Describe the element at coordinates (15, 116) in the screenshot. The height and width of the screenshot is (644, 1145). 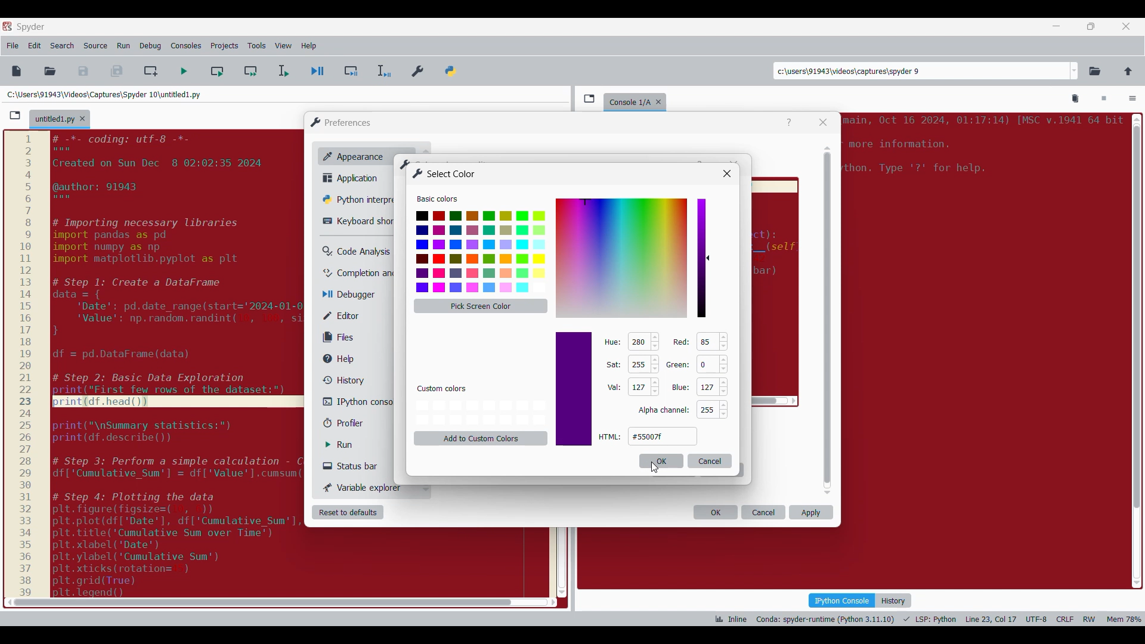
I see `Browse tabs` at that location.